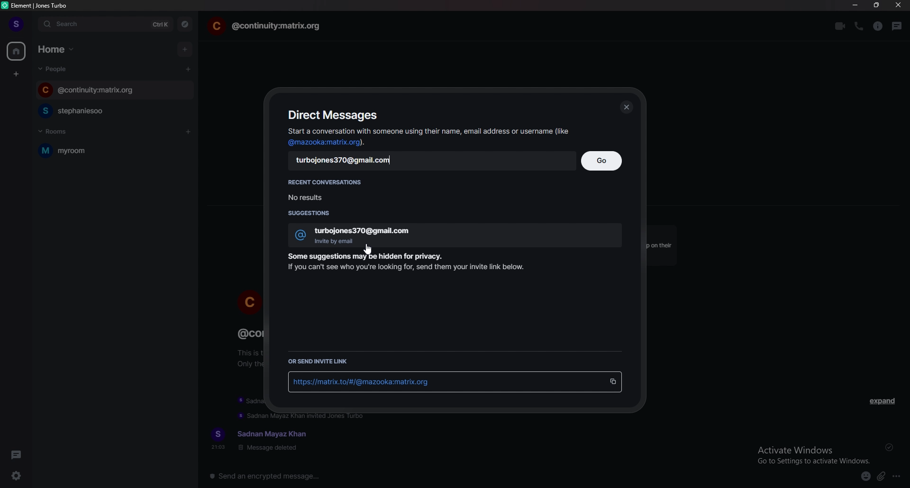  What do you see at coordinates (184, 47) in the screenshot?
I see `add` at bounding box center [184, 47].